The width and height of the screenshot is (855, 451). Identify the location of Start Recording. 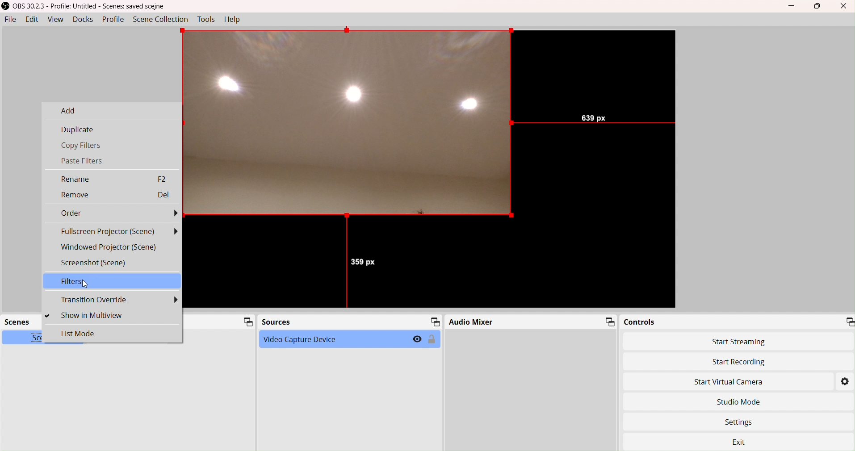
(739, 362).